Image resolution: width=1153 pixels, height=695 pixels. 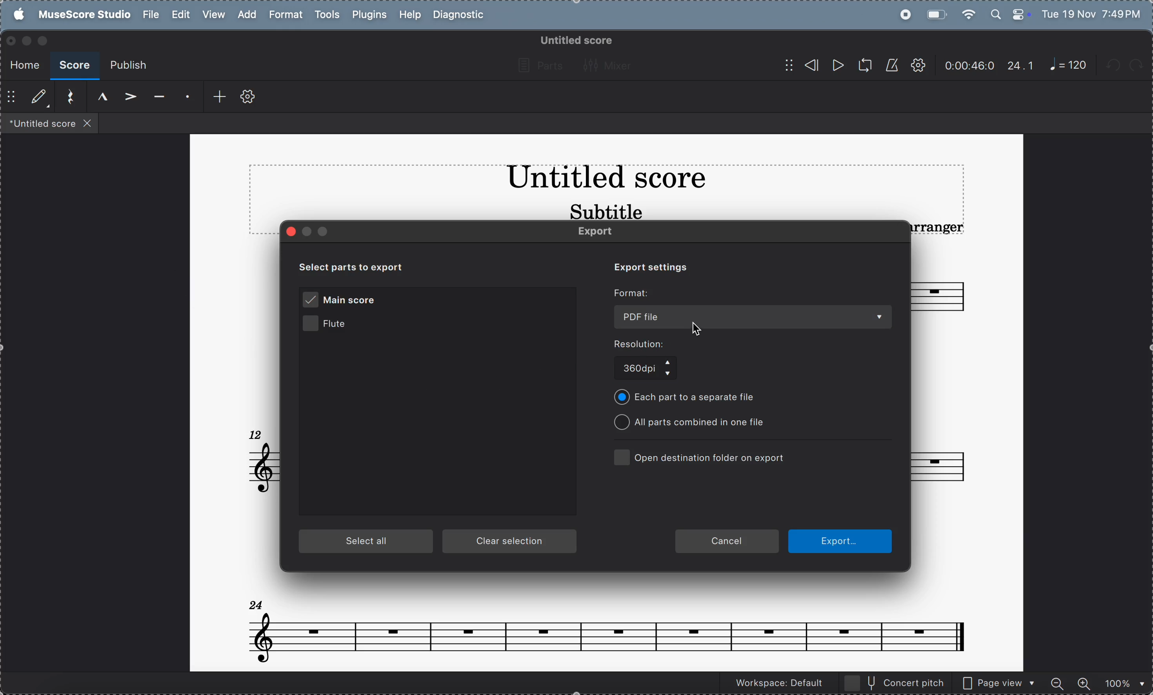 What do you see at coordinates (837, 66) in the screenshot?
I see `play` at bounding box center [837, 66].